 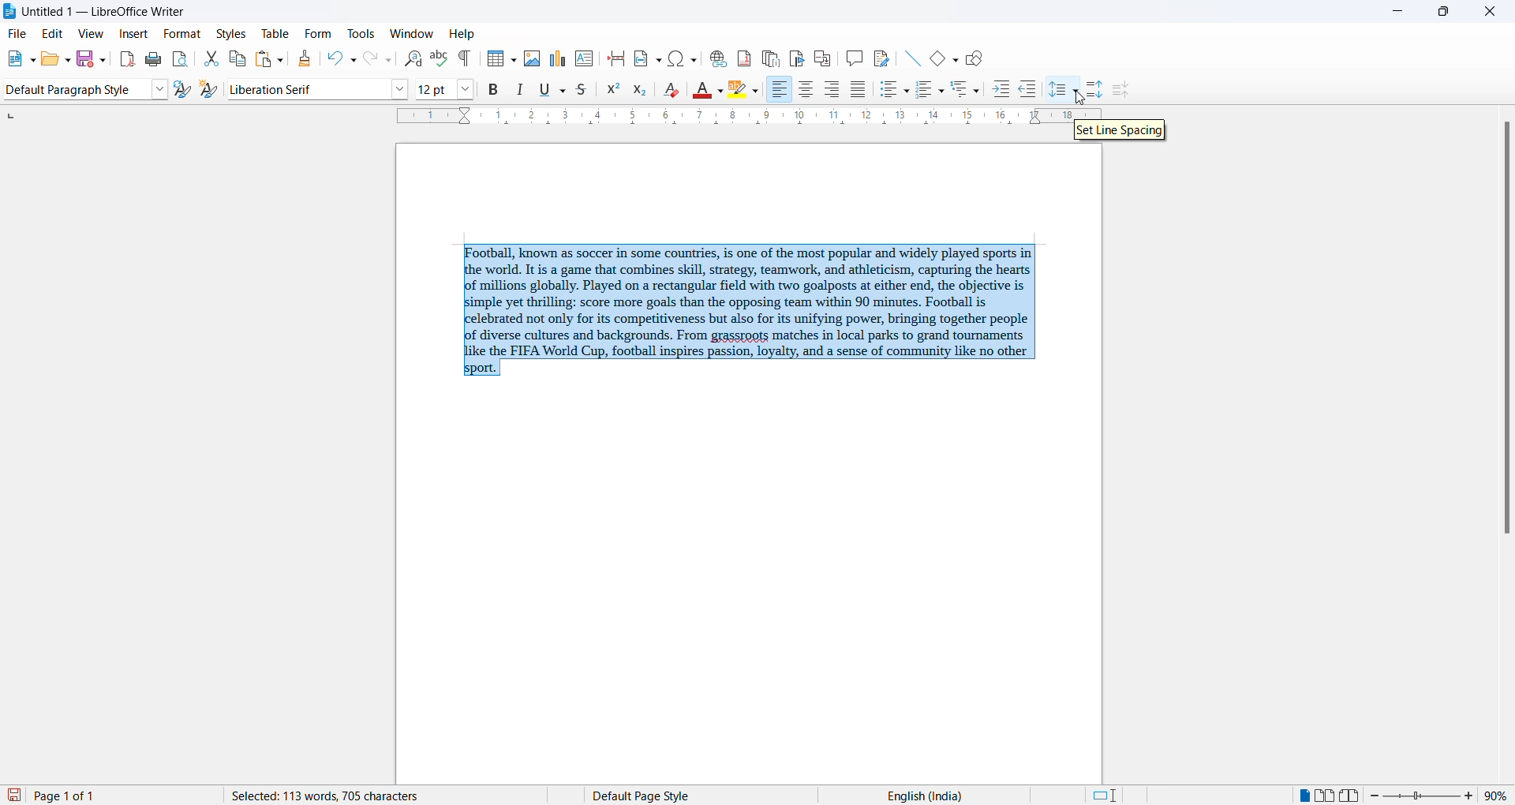 I want to click on book view, so click(x=1352, y=796).